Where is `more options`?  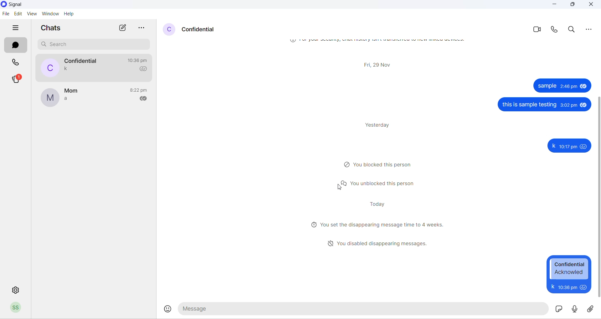
more options is located at coordinates (145, 27).